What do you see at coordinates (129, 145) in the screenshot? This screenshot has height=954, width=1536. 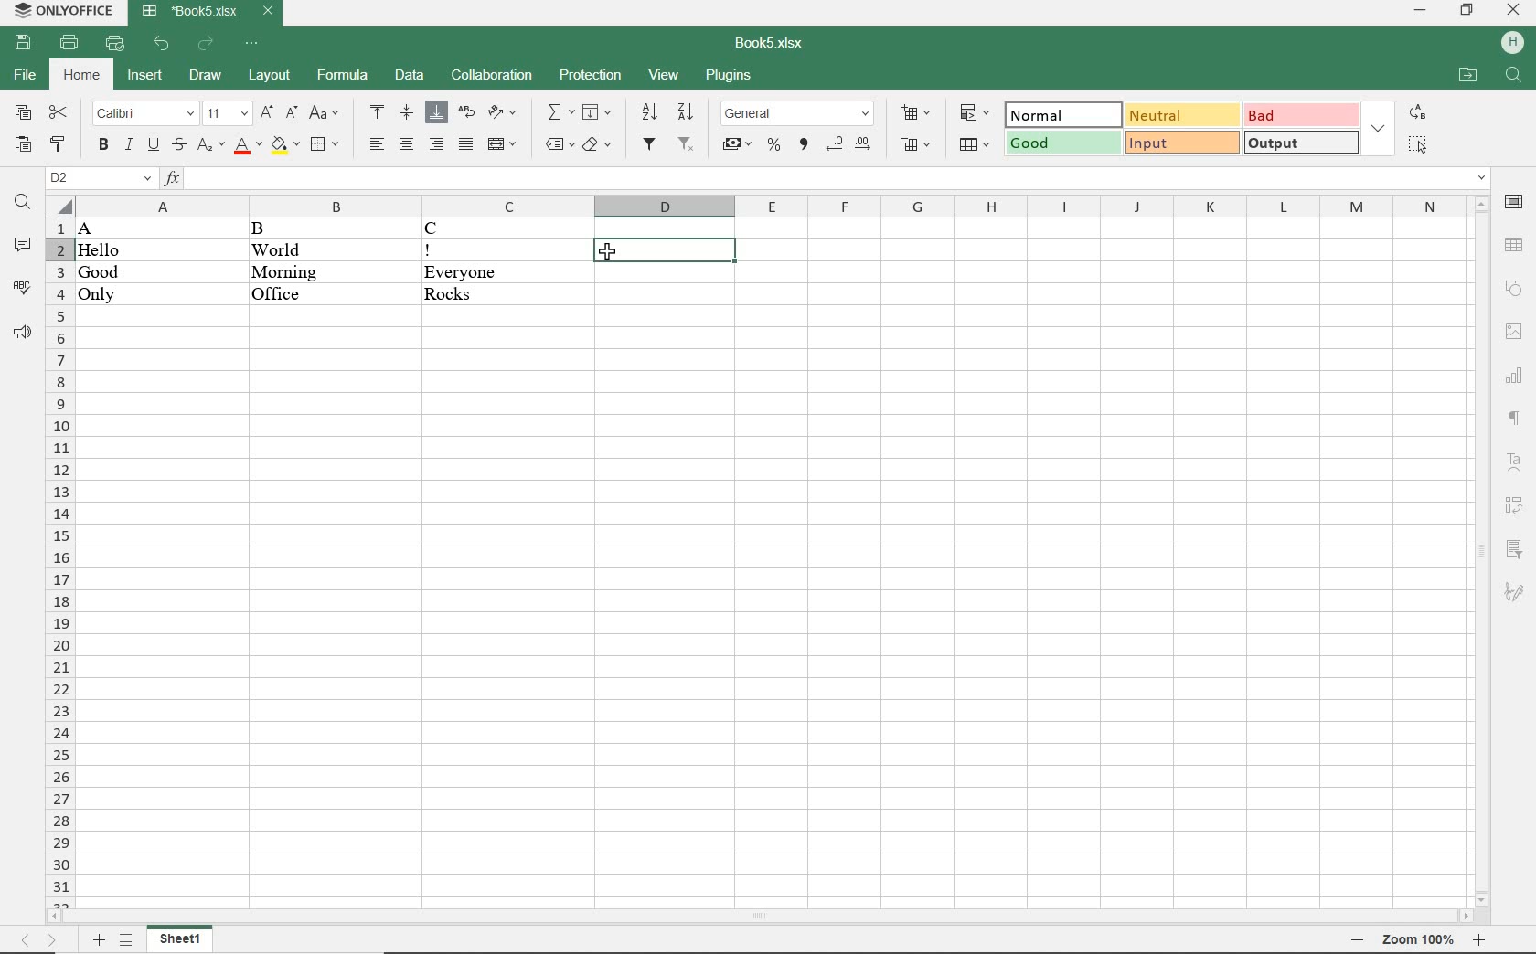 I see `italic` at bounding box center [129, 145].